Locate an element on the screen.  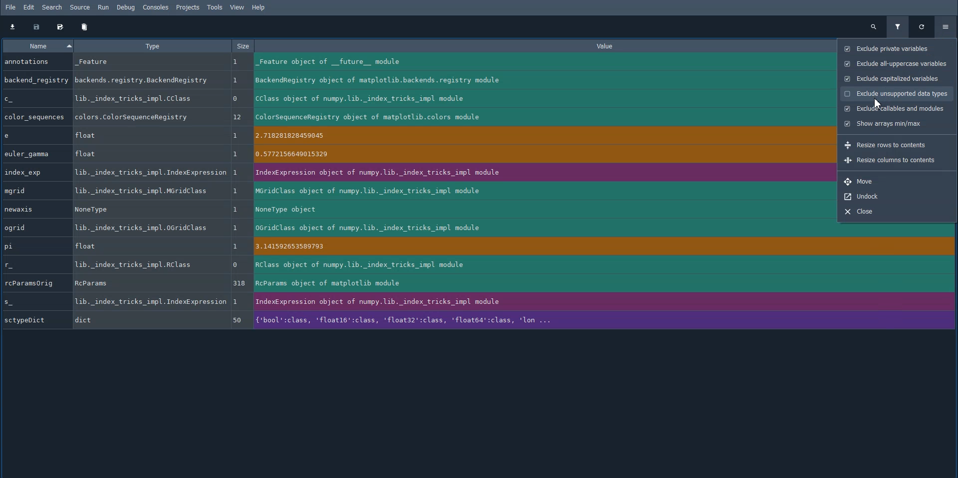
index_exp is located at coordinates (33, 173).